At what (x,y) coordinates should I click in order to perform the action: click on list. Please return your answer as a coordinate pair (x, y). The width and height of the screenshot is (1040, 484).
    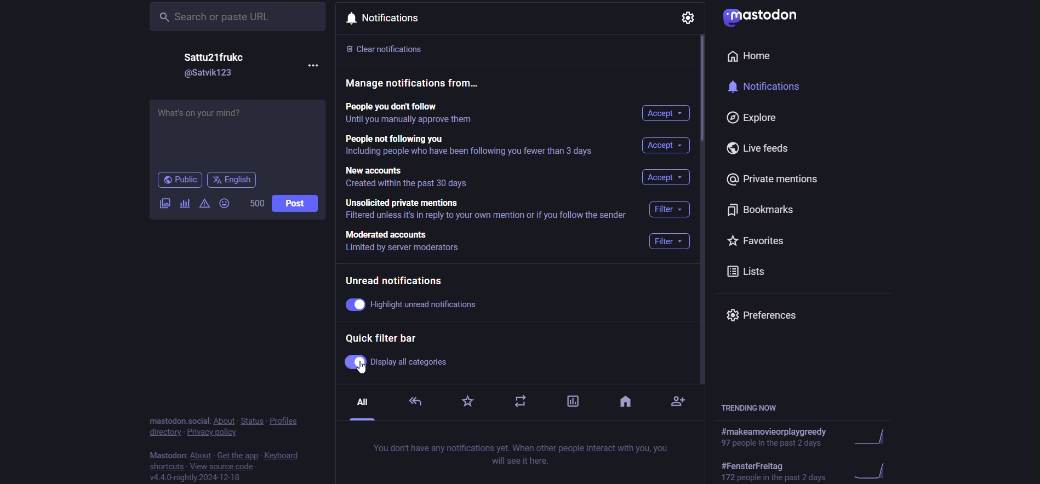
    Looking at the image, I should click on (744, 273).